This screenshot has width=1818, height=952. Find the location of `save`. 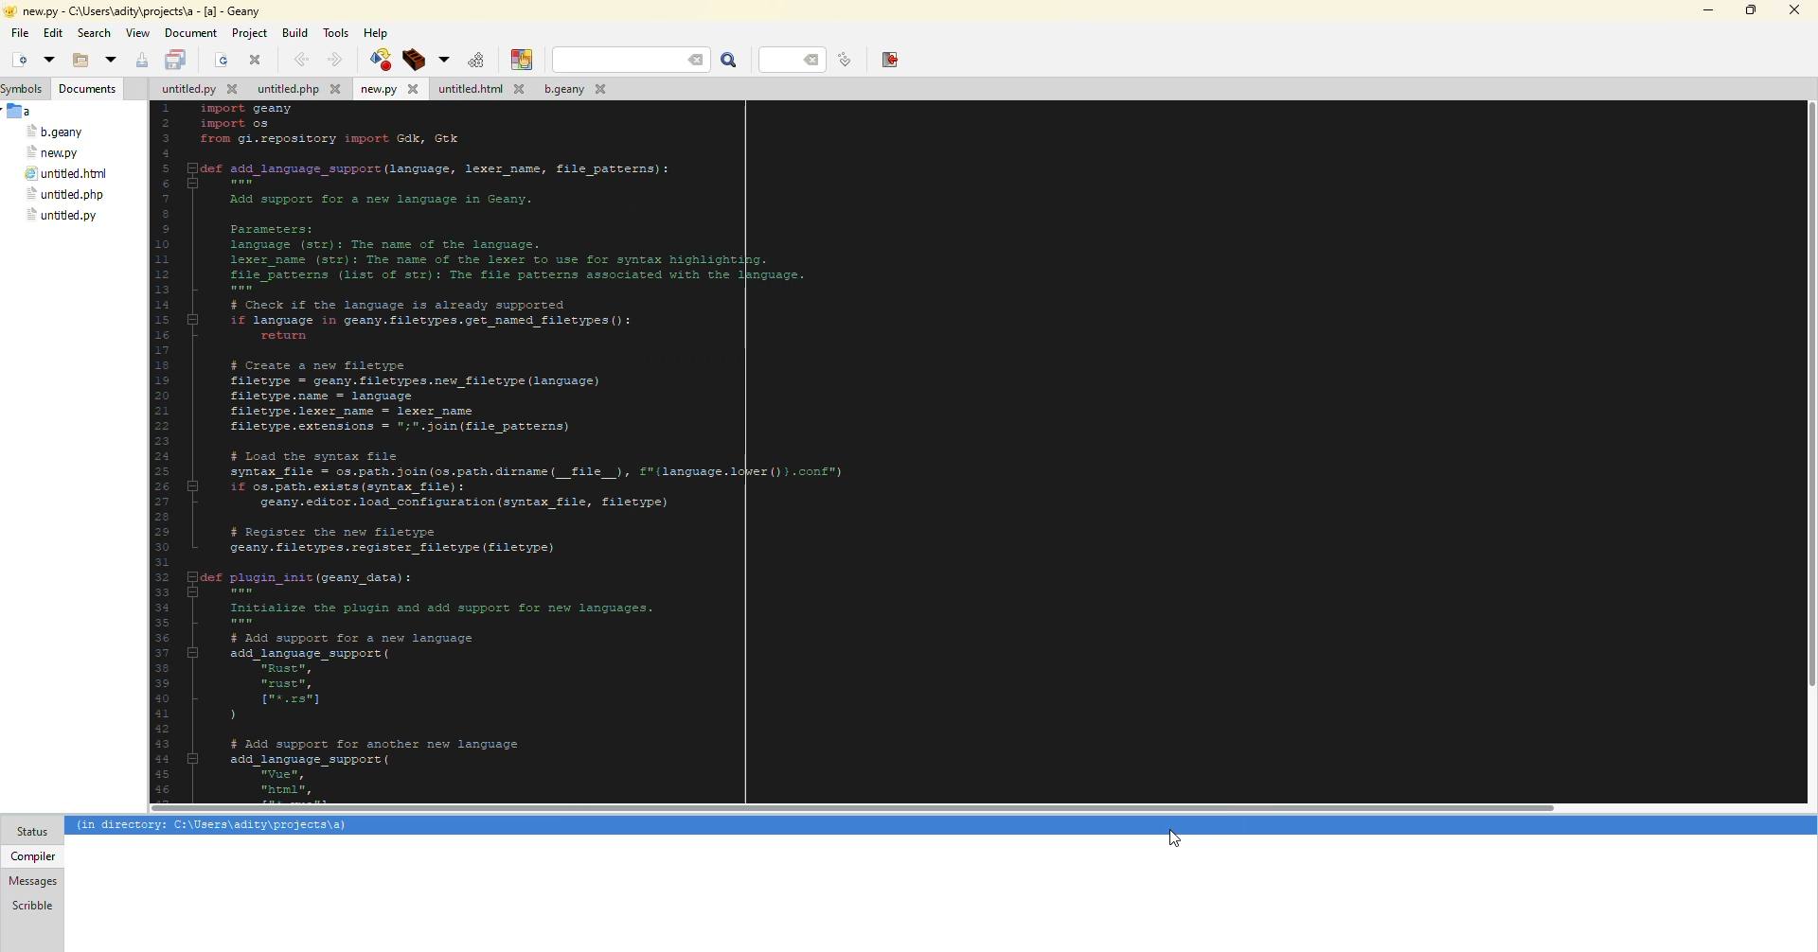

save is located at coordinates (142, 61).